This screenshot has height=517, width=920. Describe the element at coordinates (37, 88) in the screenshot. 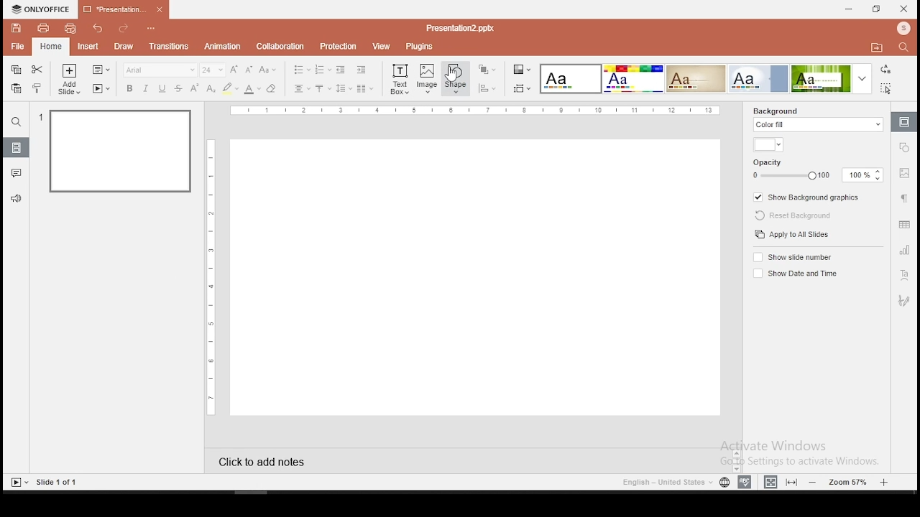

I see `clone formatting` at that location.